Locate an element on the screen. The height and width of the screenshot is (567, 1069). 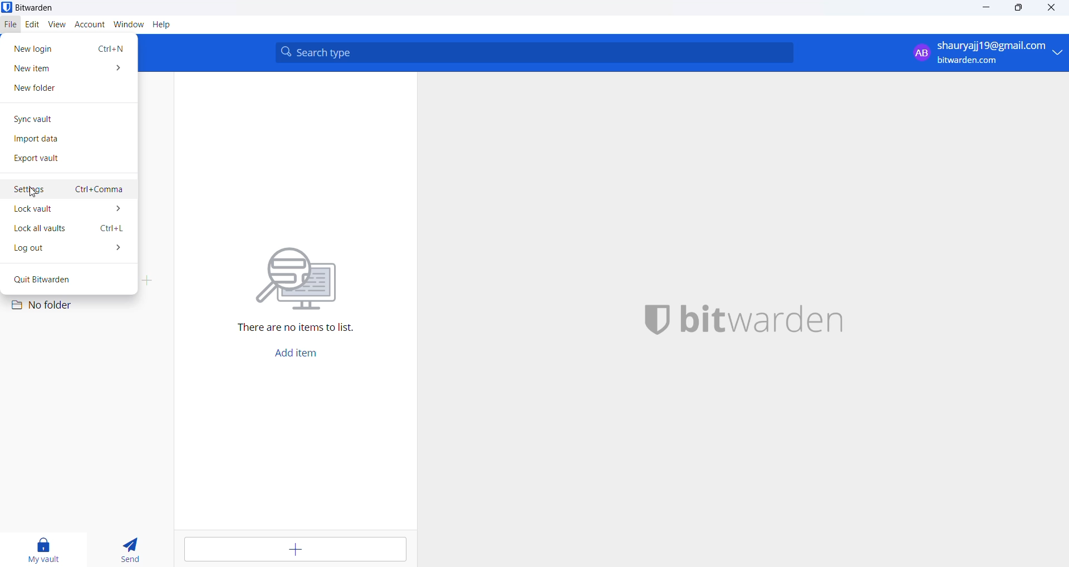
view is located at coordinates (56, 25).